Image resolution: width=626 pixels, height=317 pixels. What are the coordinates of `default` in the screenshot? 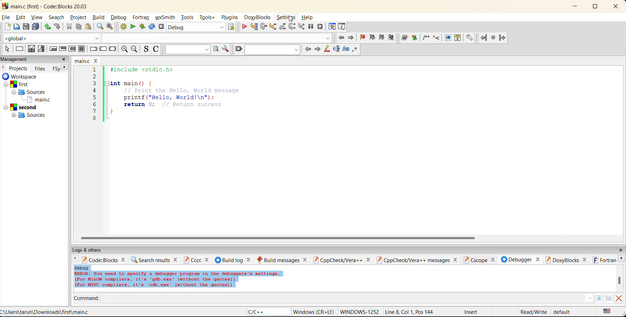 It's located at (565, 312).